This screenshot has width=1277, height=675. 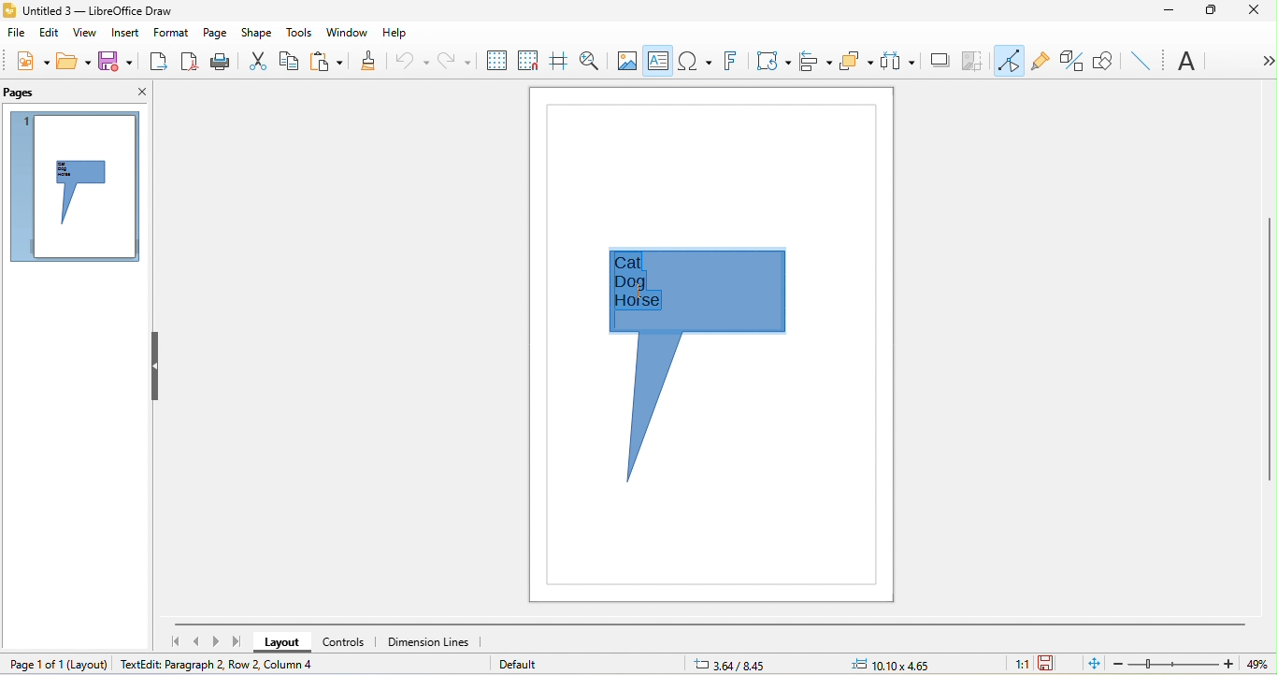 What do you see at coordinates (693, 60) in the screenshot?
I see `special character` at bounding box center [693, 60].